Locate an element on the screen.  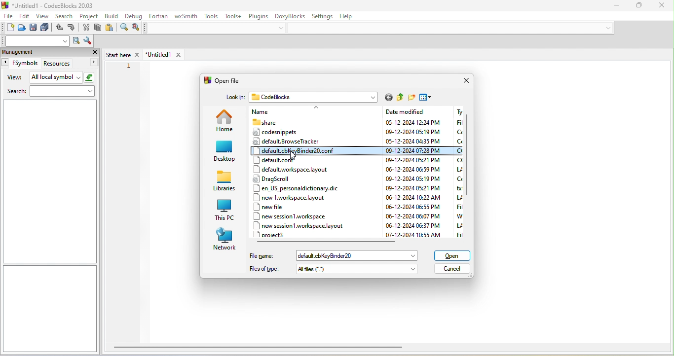
sidebar is located at coordinates (49, 181).